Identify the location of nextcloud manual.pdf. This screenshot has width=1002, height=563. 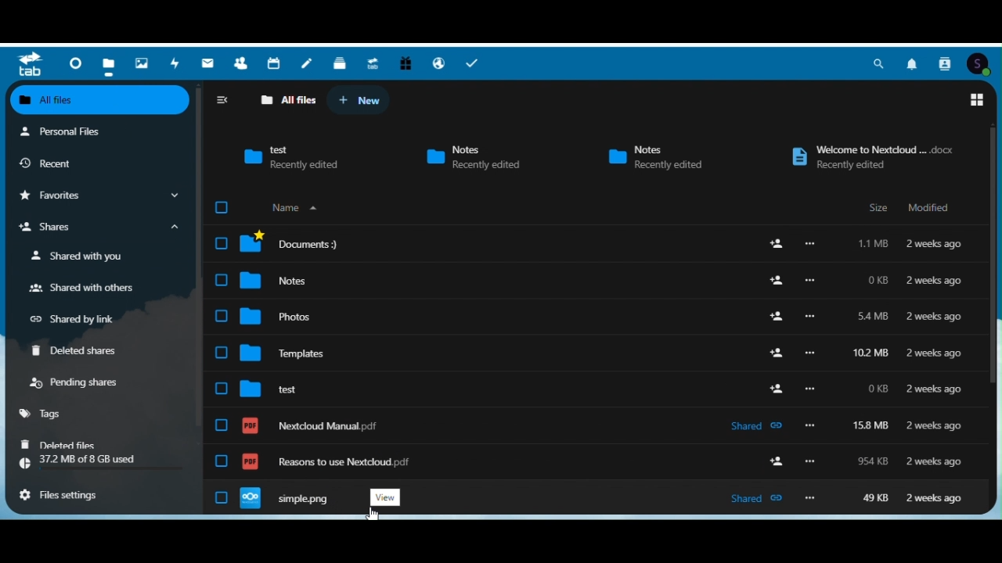
(311, 425).